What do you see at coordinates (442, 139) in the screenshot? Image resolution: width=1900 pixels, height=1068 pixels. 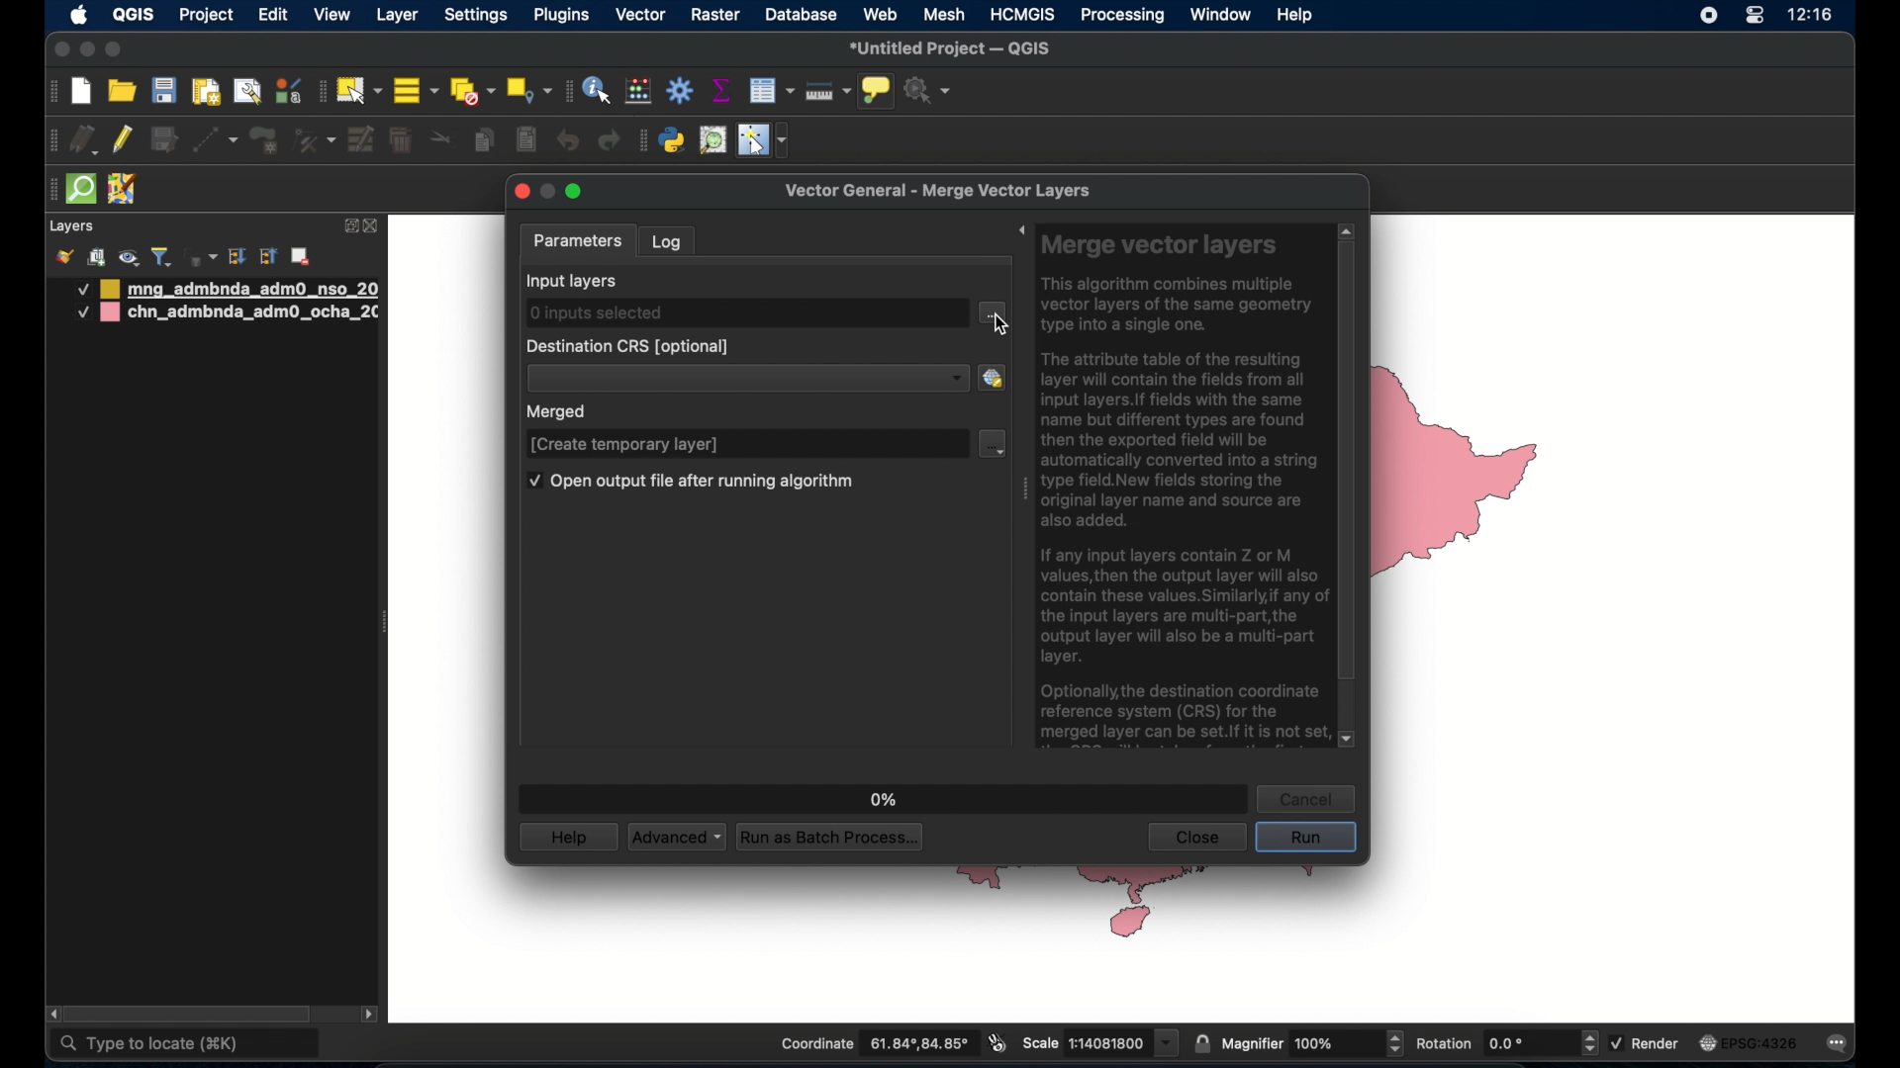 I see `cut features` at bounding box center [442, 139].